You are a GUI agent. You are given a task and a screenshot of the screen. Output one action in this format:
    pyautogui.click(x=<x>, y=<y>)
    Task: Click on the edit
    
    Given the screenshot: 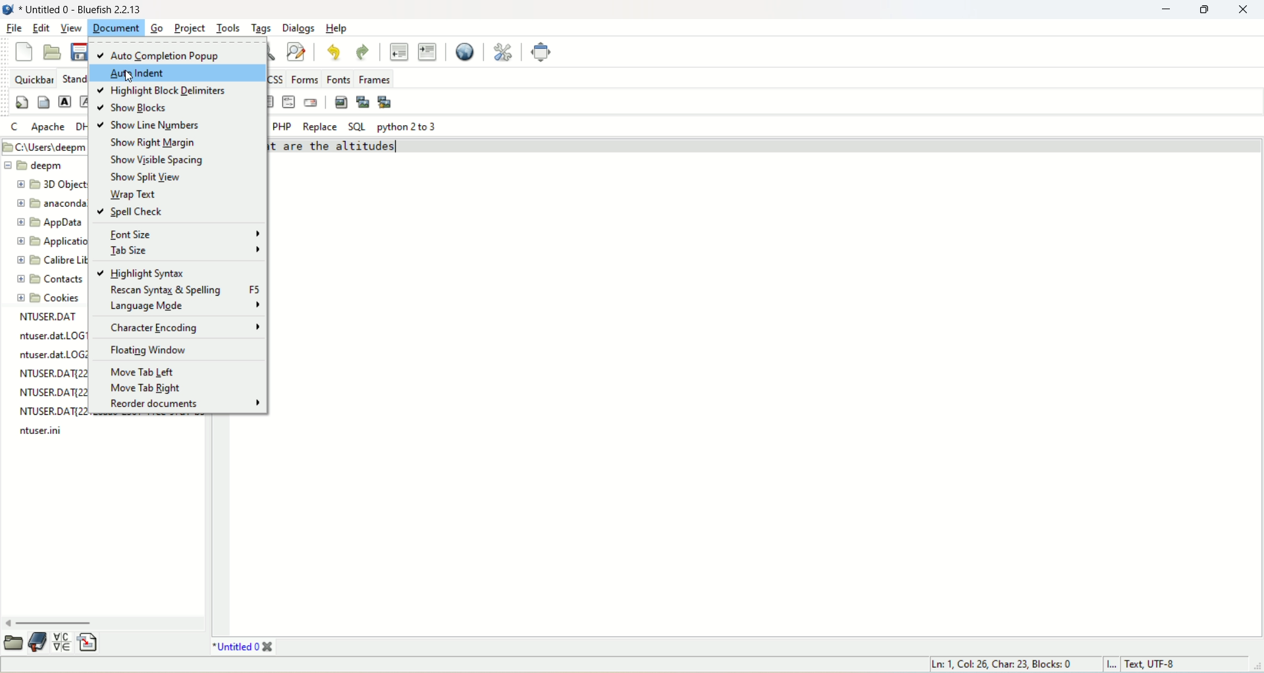 What is the action you would take?
    pyautogui.click(x=40, y=29)
    